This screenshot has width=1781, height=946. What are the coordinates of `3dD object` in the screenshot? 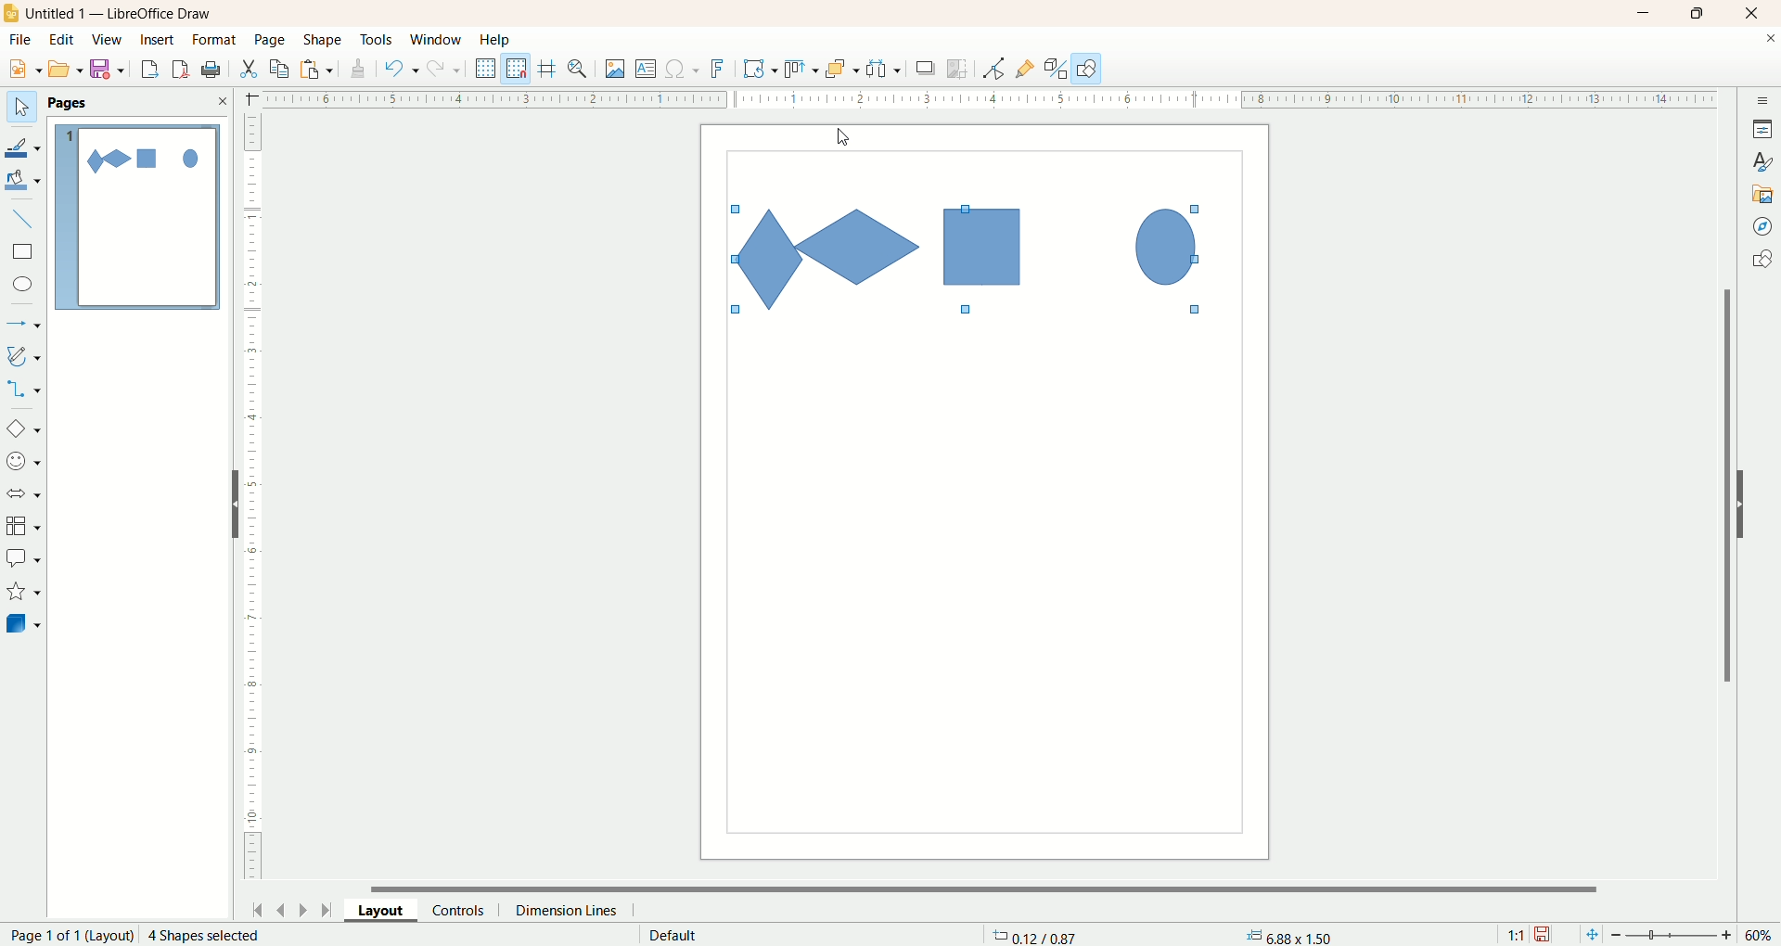 It's located at (22, 623).